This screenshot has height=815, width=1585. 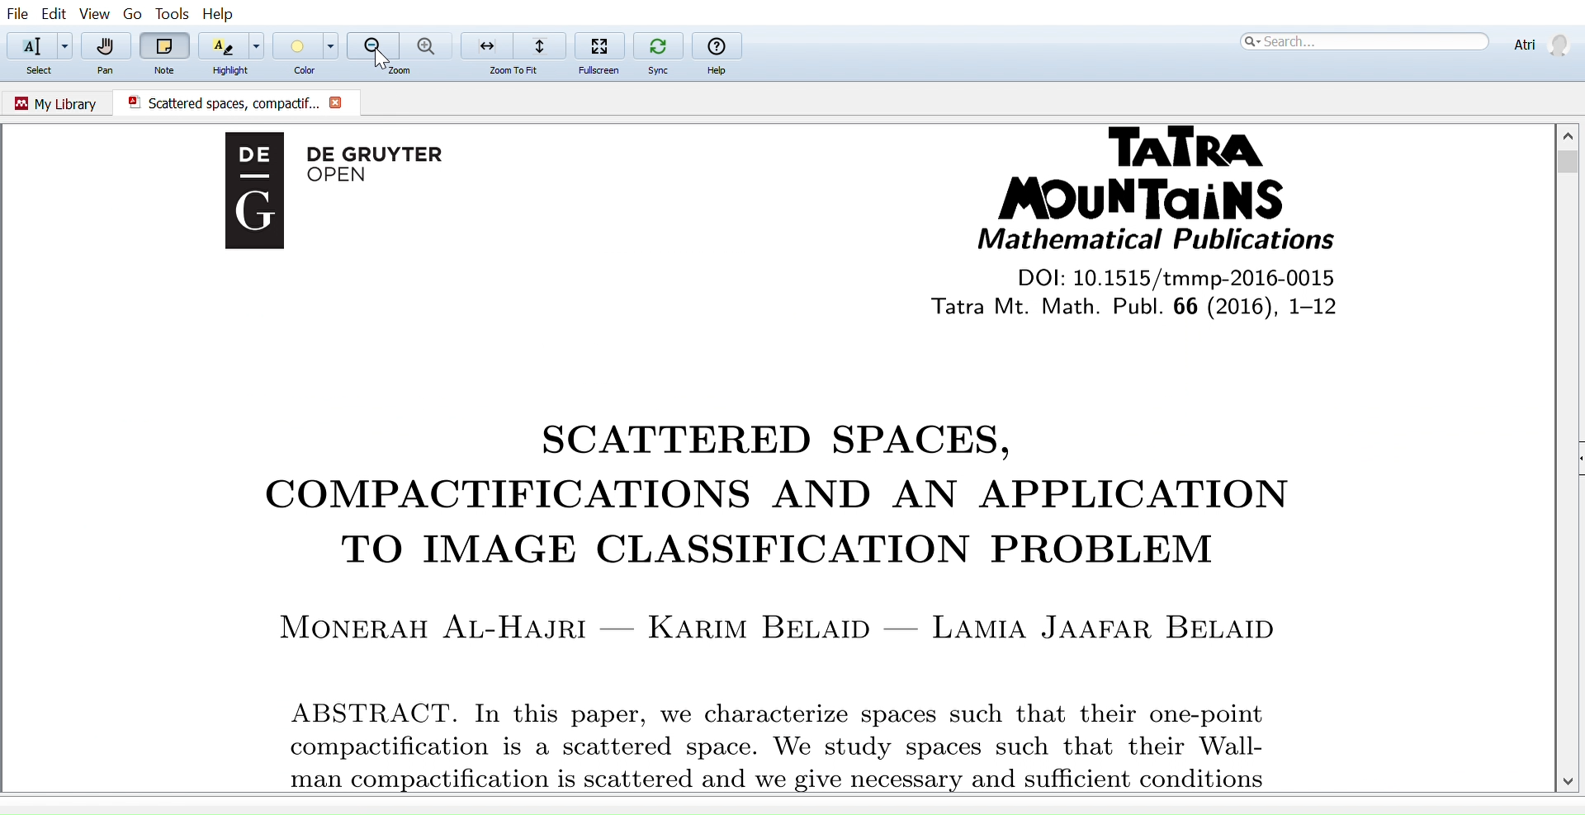 I want to click on Color, so click(x=299, y=73).